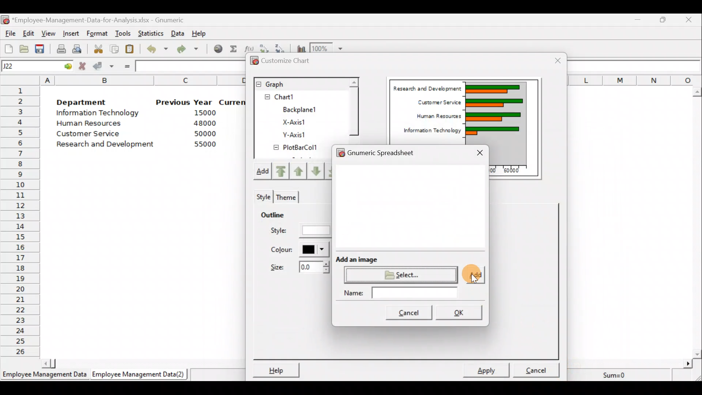 The image size is (702, 395). Describe the element at coordinates (664, 20) in the screenshot. I see `Maximize` at that location.